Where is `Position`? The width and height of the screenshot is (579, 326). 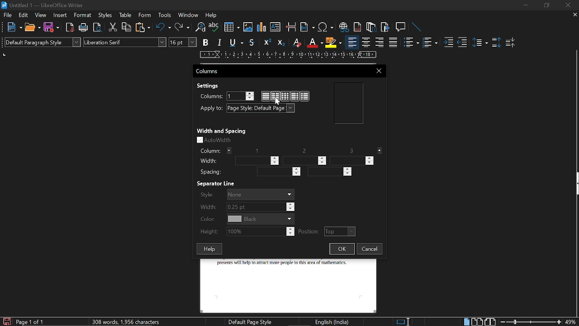
Position is located at coordinates (327, 231).